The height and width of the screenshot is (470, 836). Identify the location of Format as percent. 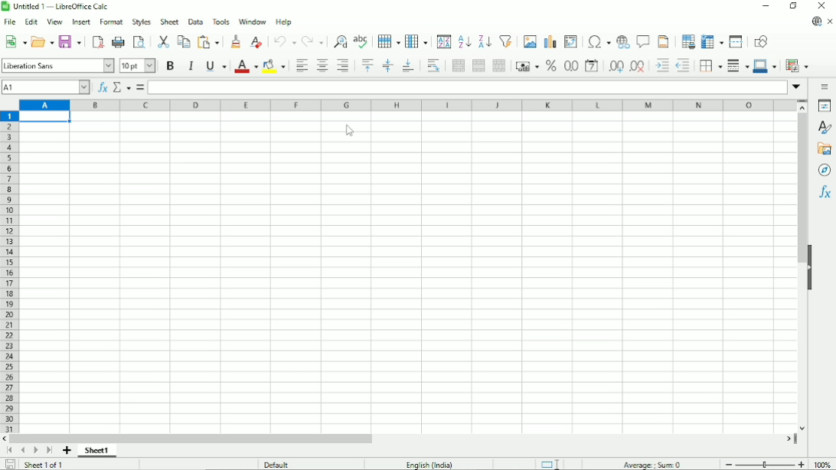
(550, 66).